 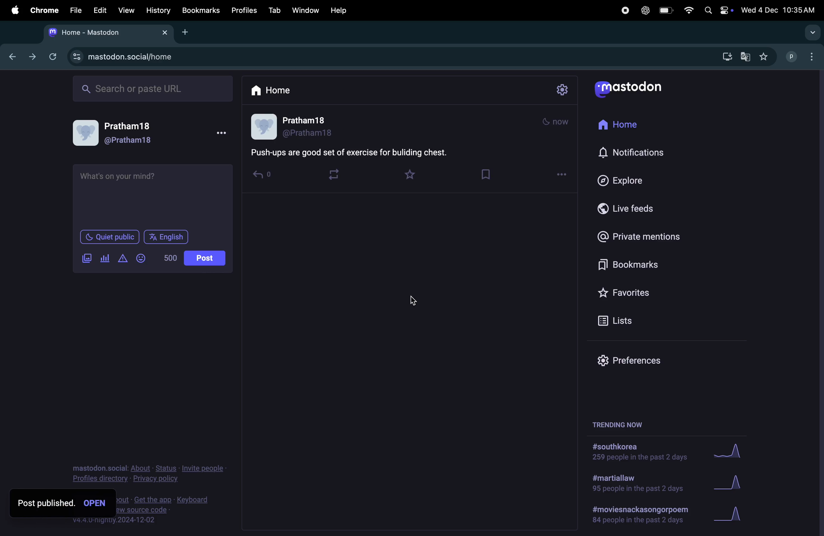 What do you see at coordinates (123, 259) in the screenshot?
I see `create alert` at bounding box center [123, 259].